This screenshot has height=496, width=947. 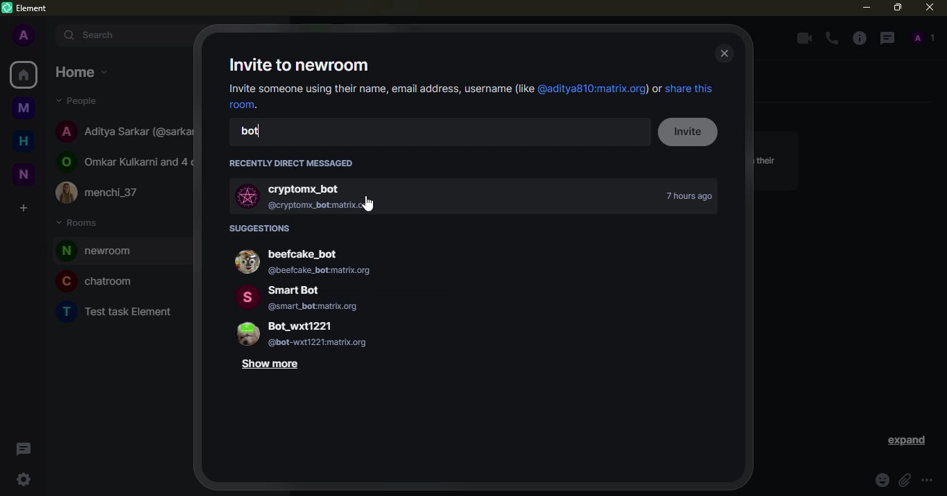 I want to click on home, so click(x=83, y=73).